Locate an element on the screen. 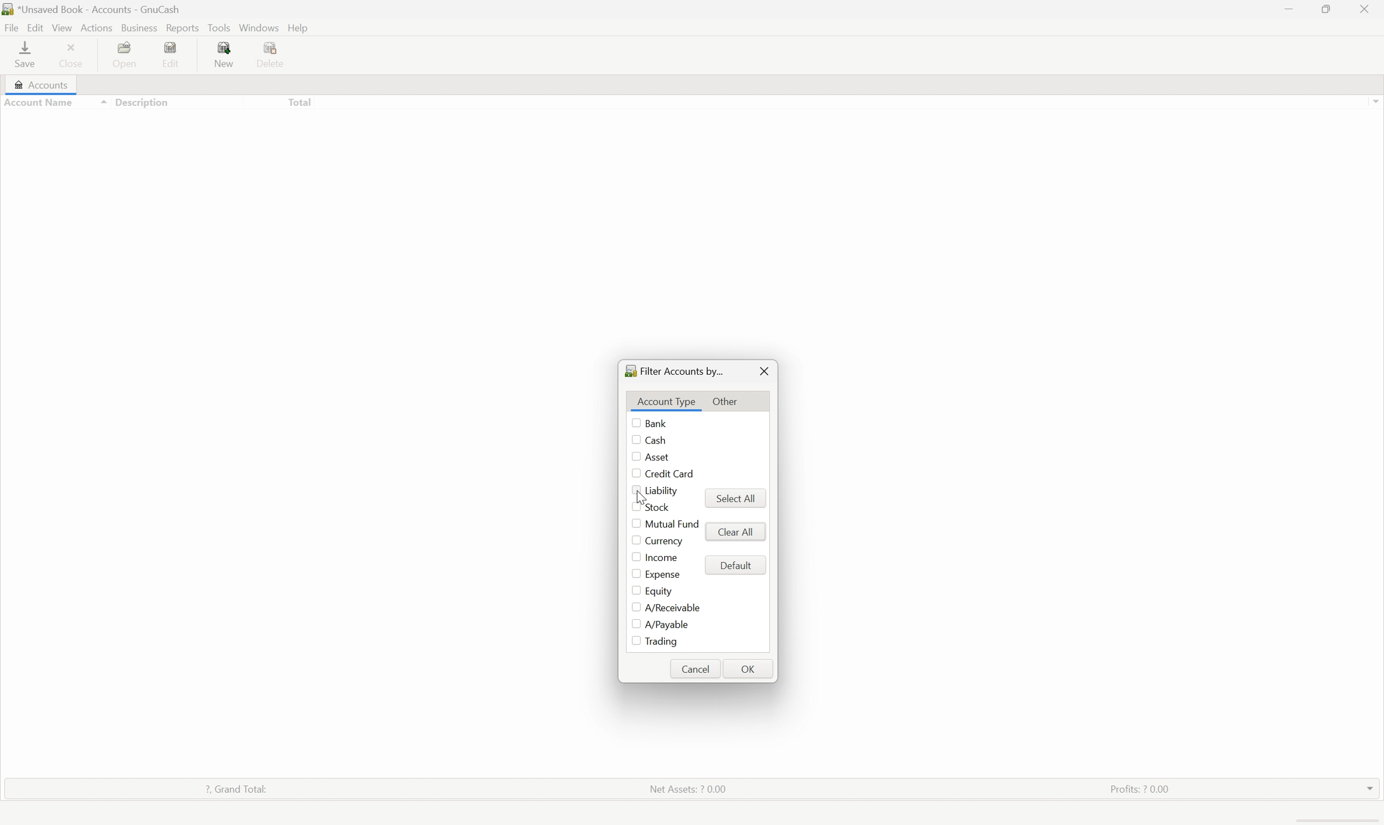  Tools is located at coordinates (218, 27).